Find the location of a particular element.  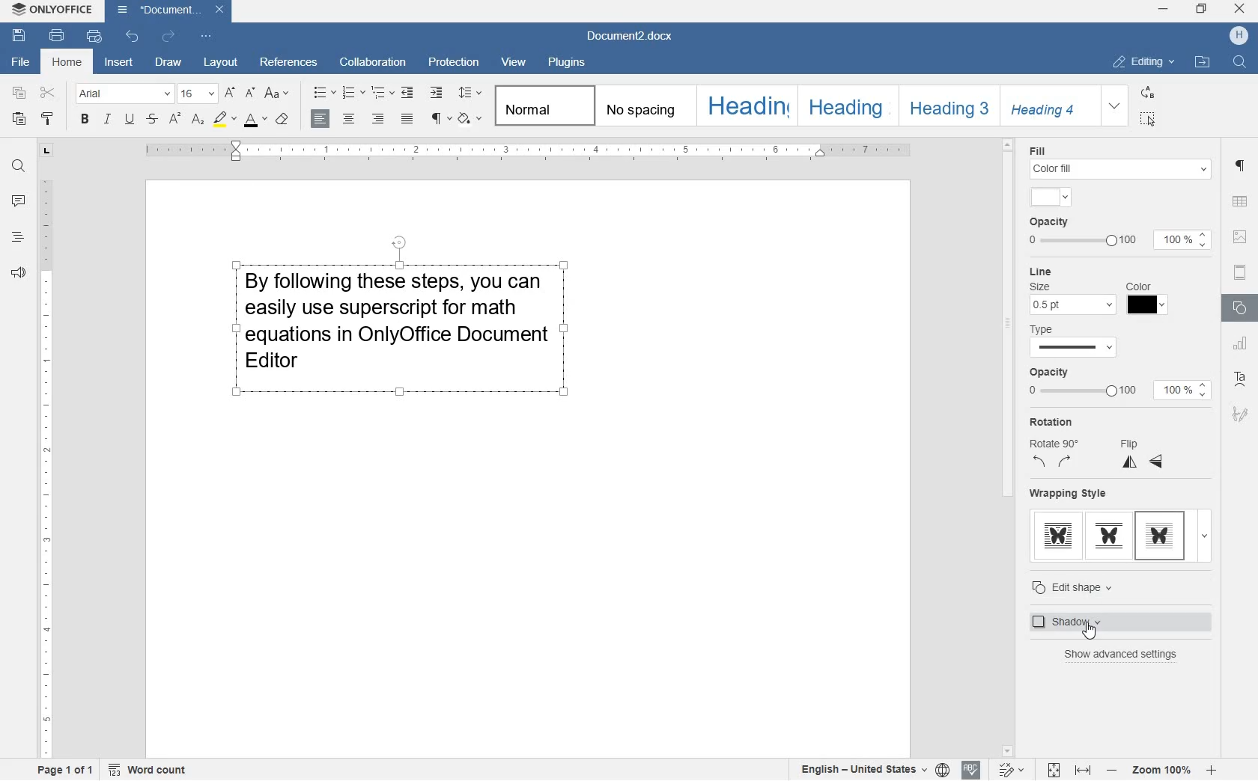

change case is located at coordinates (277, 94).